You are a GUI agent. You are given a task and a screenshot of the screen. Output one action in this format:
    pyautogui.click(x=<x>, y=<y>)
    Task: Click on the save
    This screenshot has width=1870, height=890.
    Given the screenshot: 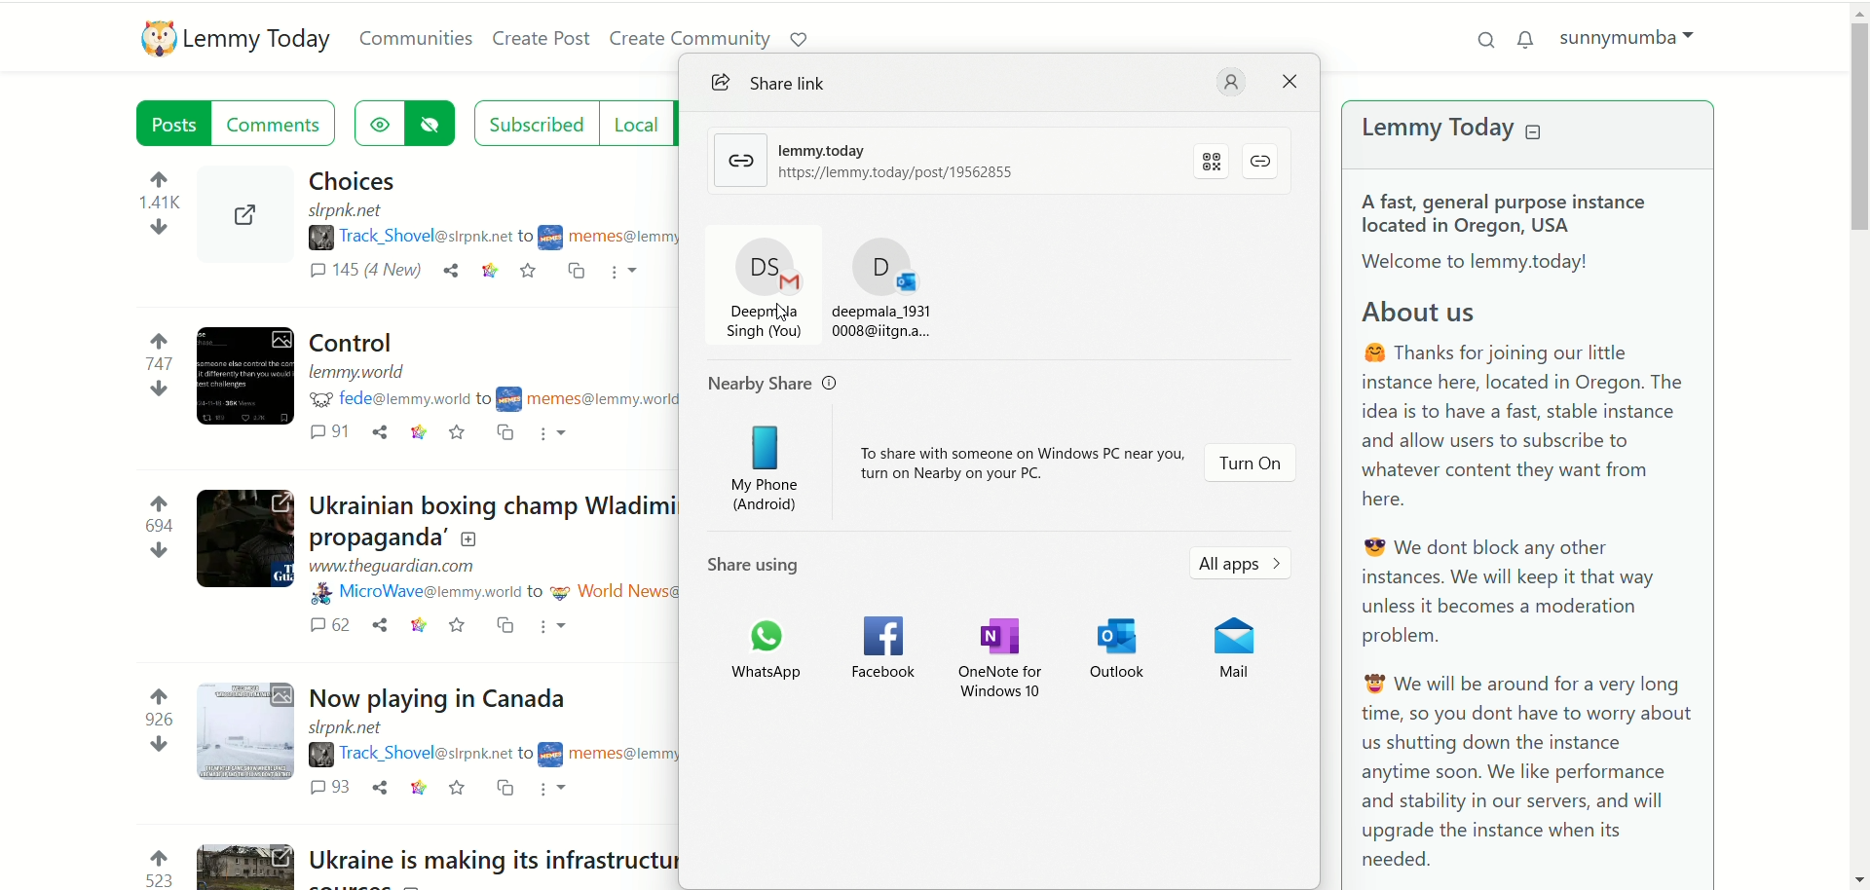 What is the action you would take?
    pyautogui.click(x=454, y=787)
    